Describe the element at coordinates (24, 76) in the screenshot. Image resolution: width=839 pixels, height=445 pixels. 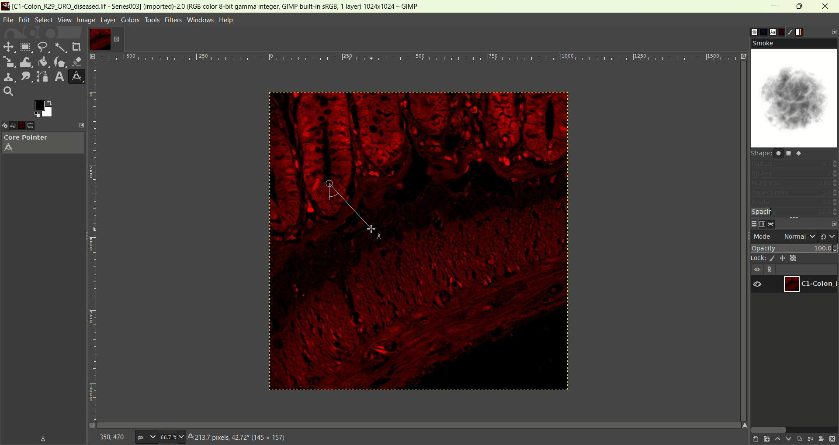
I see `smudge tool` at that location.